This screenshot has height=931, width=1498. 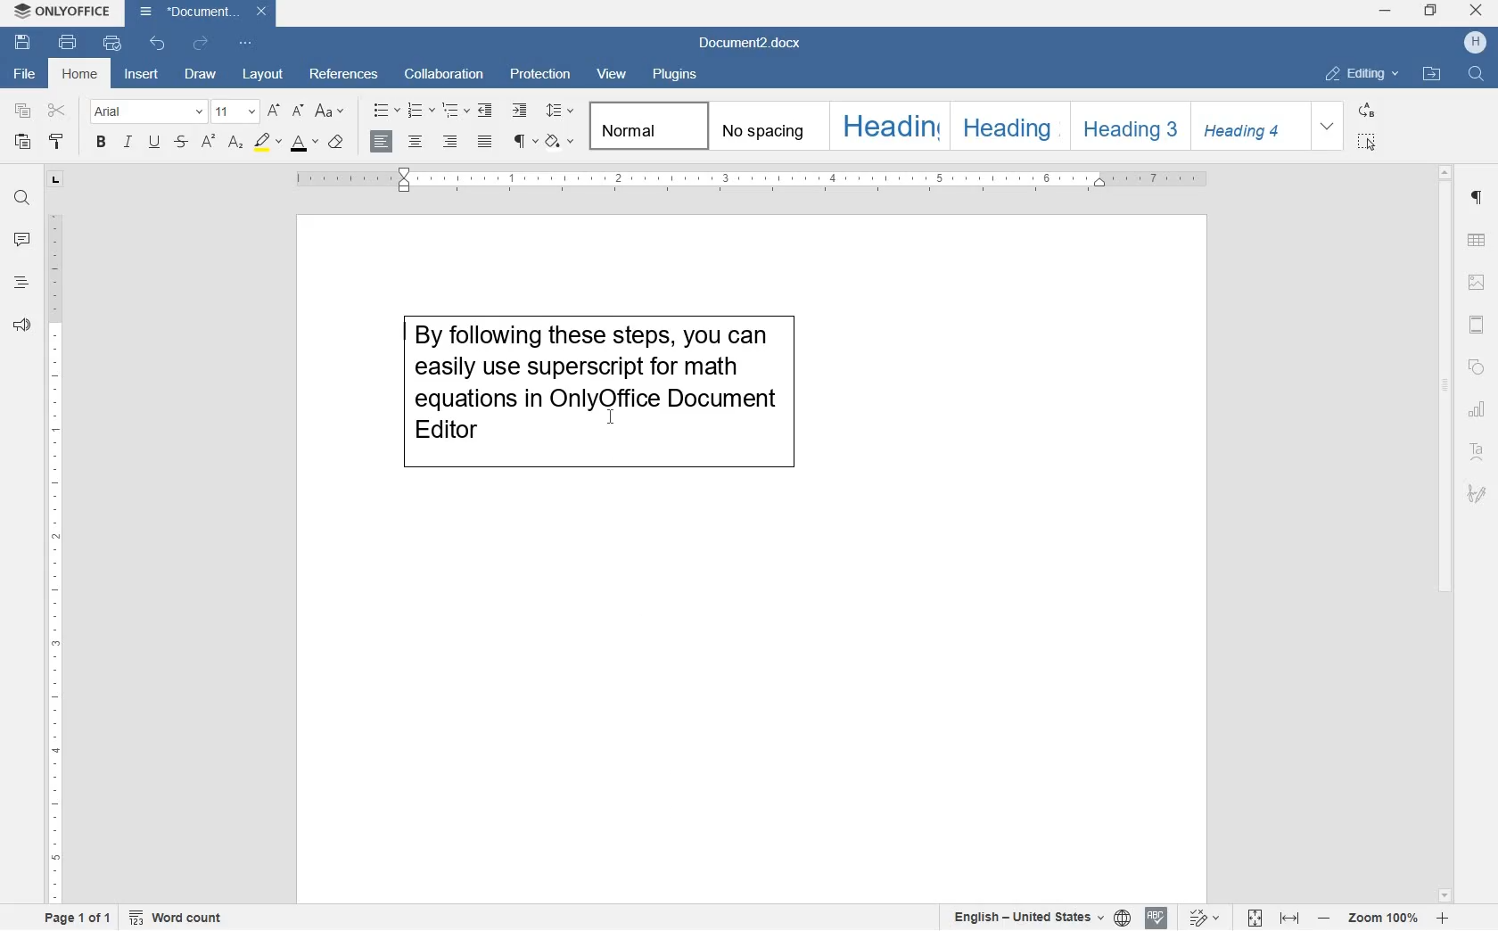 What do you see at coordinates (62, 12) in the screenshot?
I see `system anme` at bounding box center [62, 12].